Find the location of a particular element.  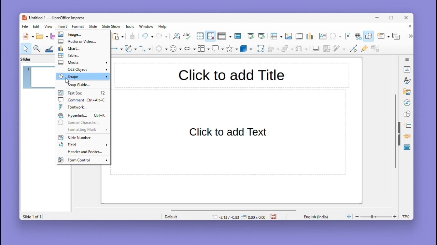

Table is located at coordinates (276, 36).